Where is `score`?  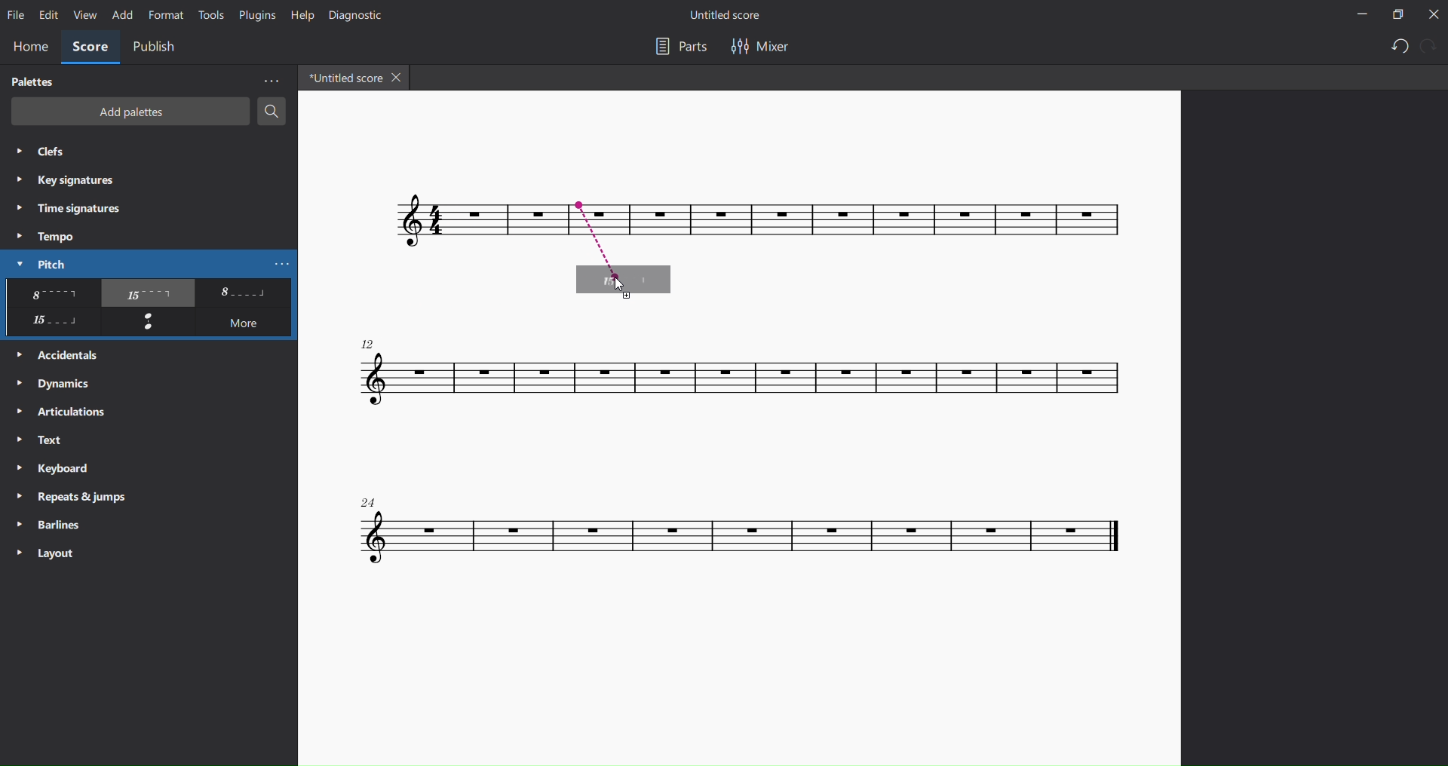
score is located at coordinates (1017, 221).